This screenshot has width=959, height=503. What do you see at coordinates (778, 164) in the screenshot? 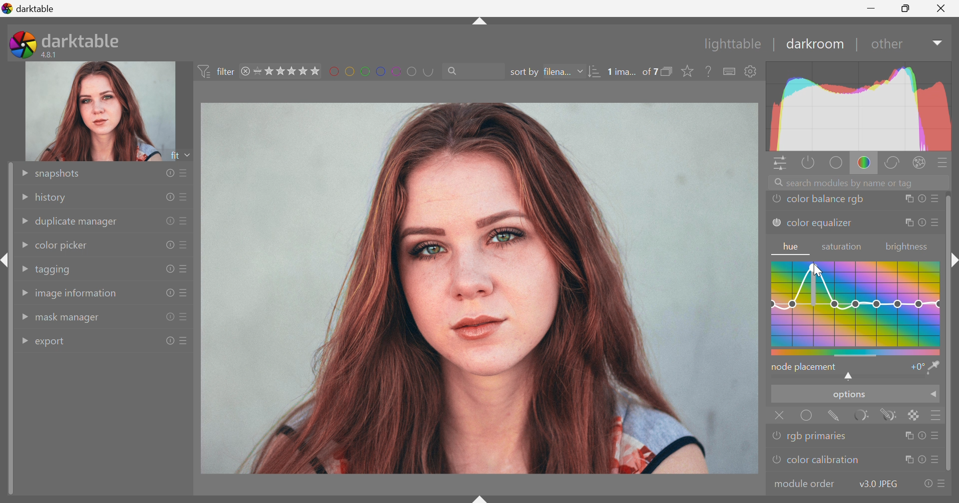
I see `quick access panel` at bounding box center [778, 164].